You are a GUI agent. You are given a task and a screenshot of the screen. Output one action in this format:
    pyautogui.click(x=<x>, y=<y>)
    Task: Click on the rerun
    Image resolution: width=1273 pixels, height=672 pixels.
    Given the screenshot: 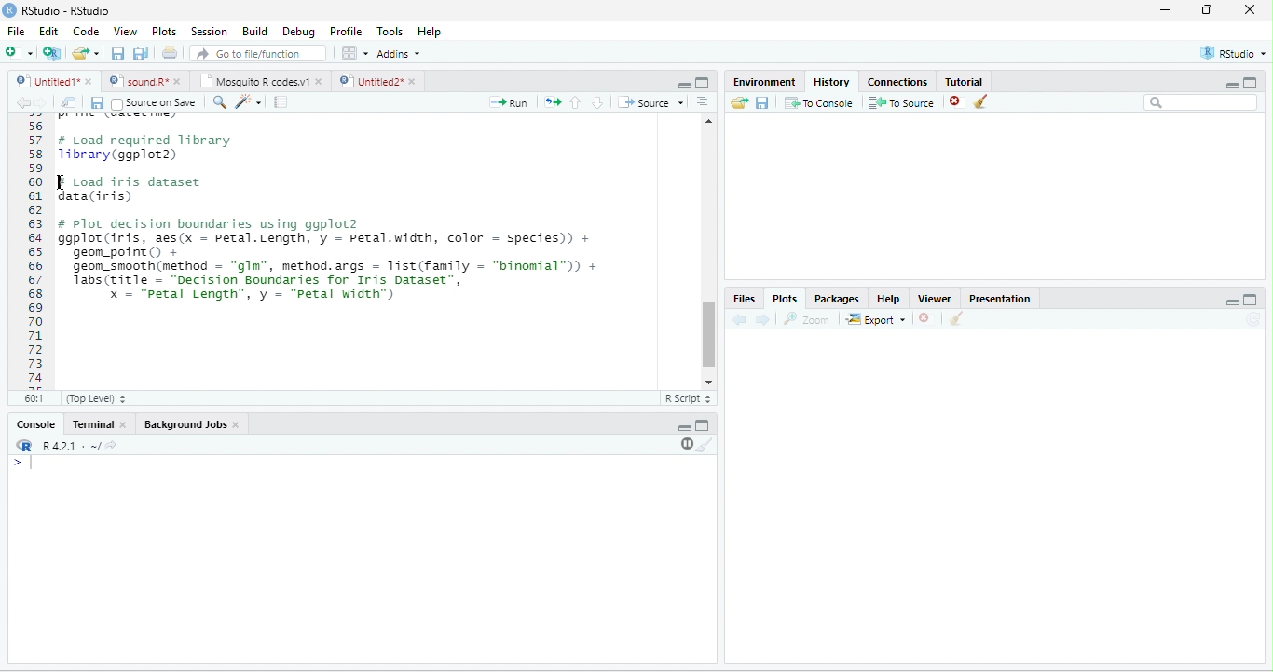 What is the action you would take?
    pyautogui.click(x=552, y=102)
    